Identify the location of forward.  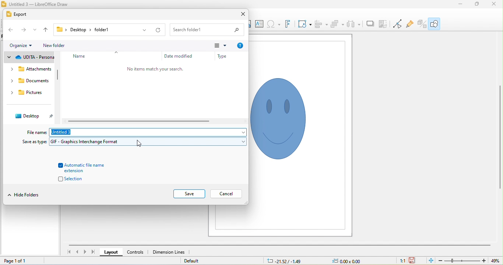
(22, 30).